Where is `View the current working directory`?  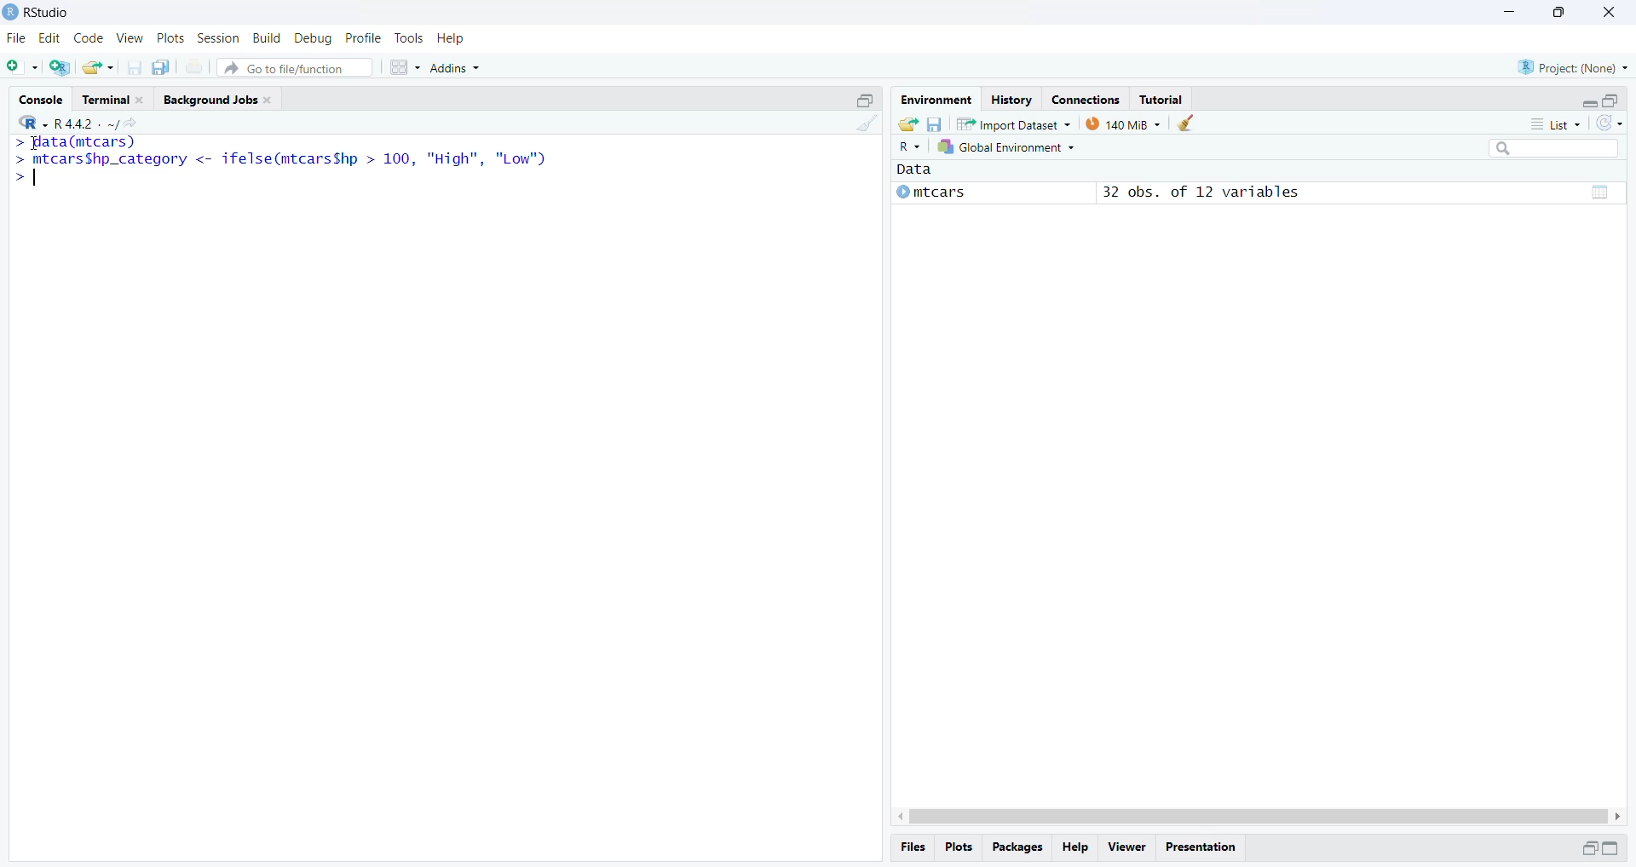
View the current working directory is located at coordinates (131, 123).